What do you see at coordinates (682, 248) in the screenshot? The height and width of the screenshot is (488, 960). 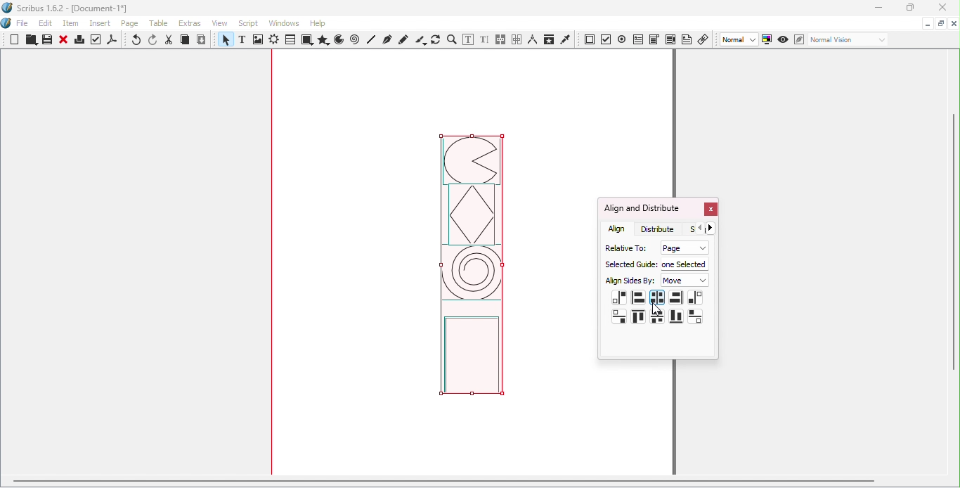 I see `Page` at bounding box center [682, 248].